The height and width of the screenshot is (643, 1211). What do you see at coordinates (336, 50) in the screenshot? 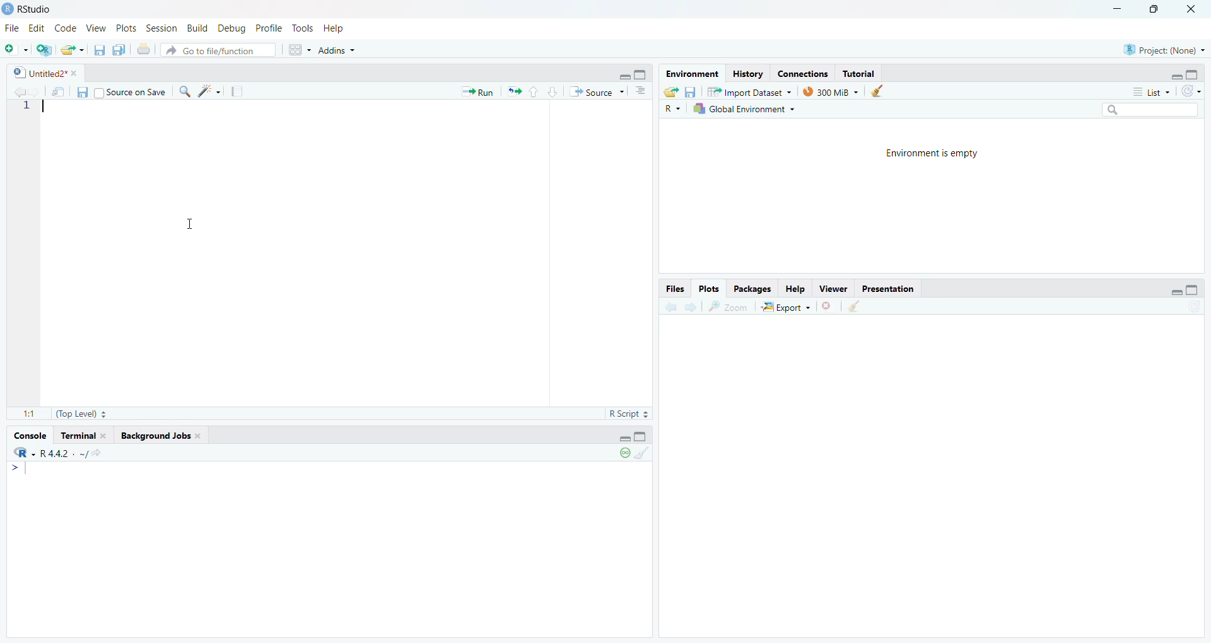
I see `Addins ` at bounding box center [336, 50].